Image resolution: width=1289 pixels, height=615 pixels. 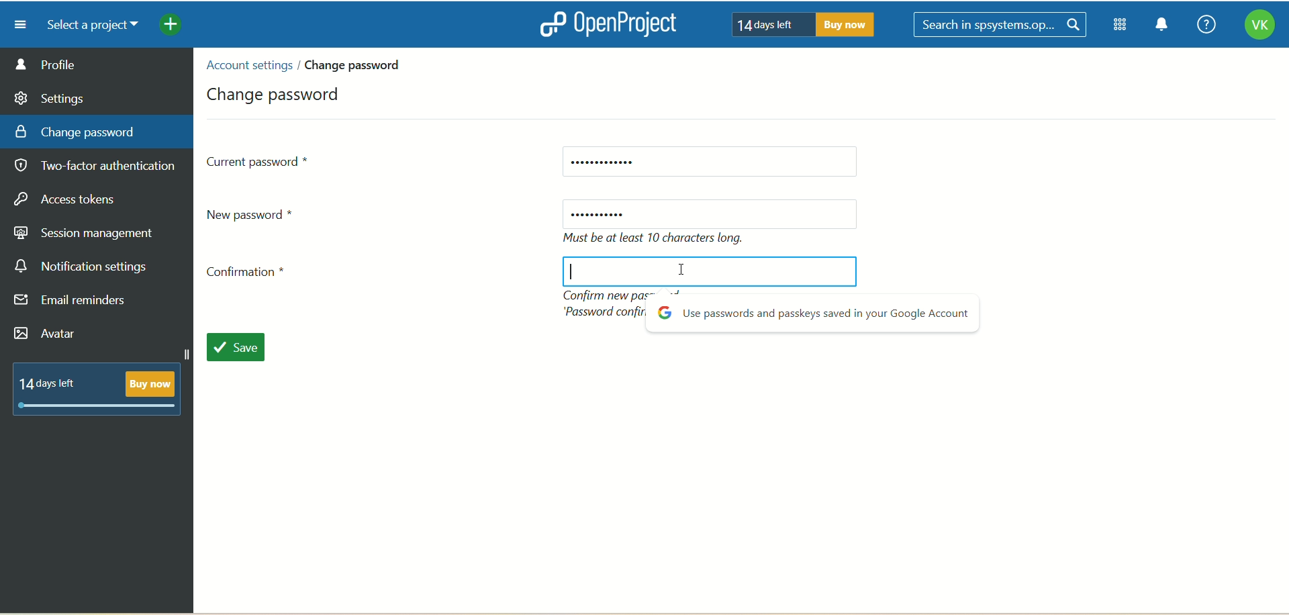 I want to click on session management, so click(x=85, y=231).